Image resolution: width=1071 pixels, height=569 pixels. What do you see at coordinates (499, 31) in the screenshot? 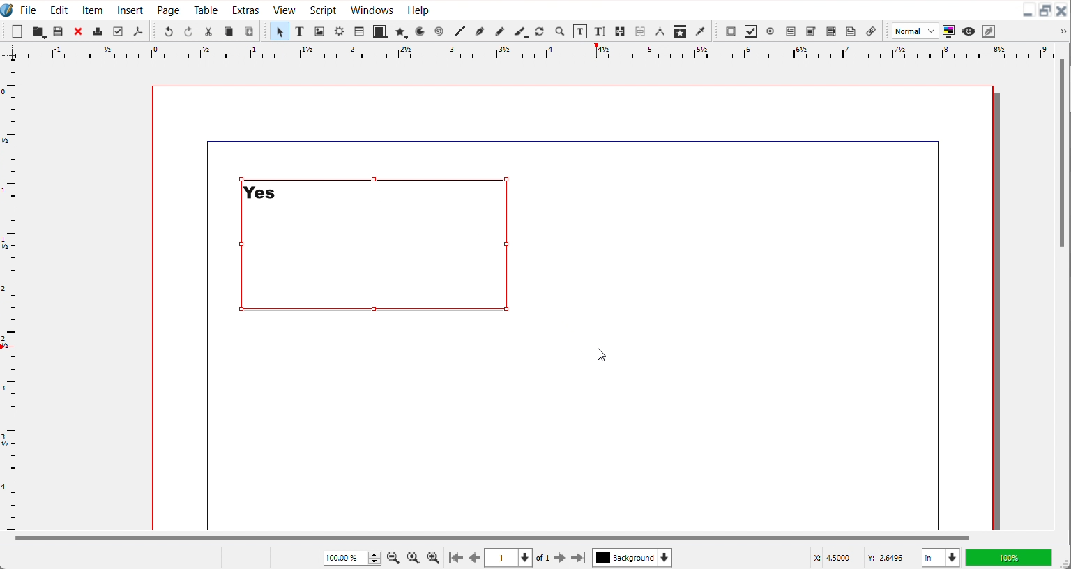
I see `Freehand line` at bounding box center [499, 31].